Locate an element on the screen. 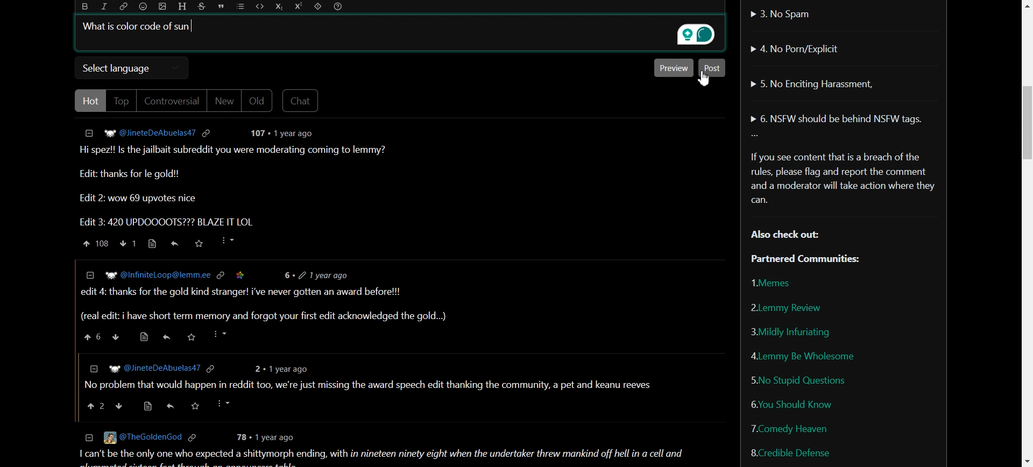 This screenshot has height=467, width=1033. Saved is located at coordinates (200, 244).